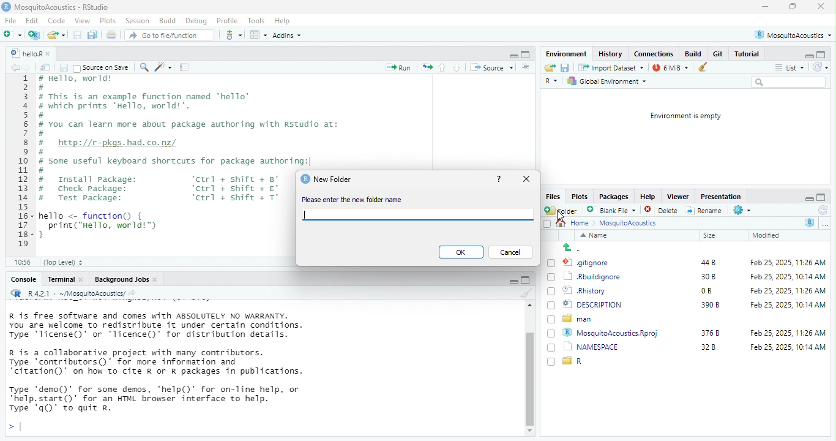 The height and width of the screenshot is (441, 836). Describe the element at coordinates (527, 179) in the screenshot. I see `close` at that location.